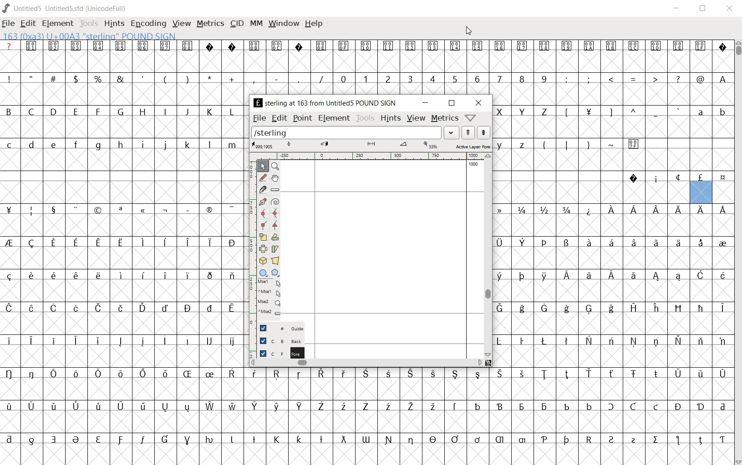  What do you see at coordinates (75, 340) in the screenshot?
I see `Symbol` at bounding box center [75, 340].